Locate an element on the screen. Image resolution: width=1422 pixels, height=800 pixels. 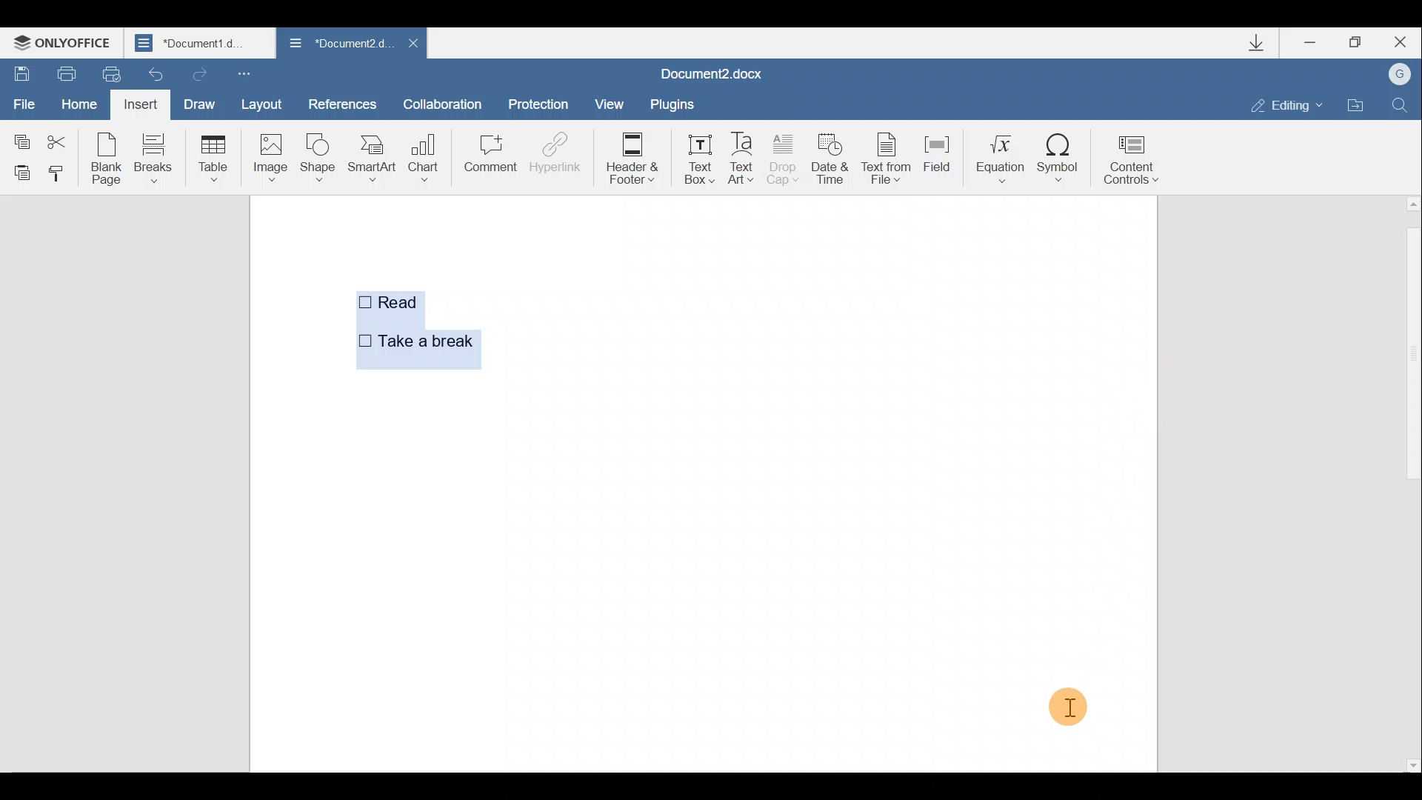
File is located at coordinates (22, 99).